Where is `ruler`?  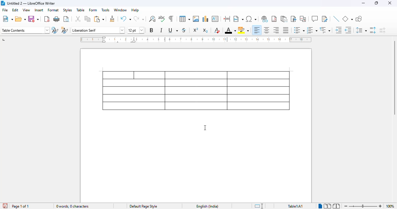
ruler is located at coordinates (196, 39).